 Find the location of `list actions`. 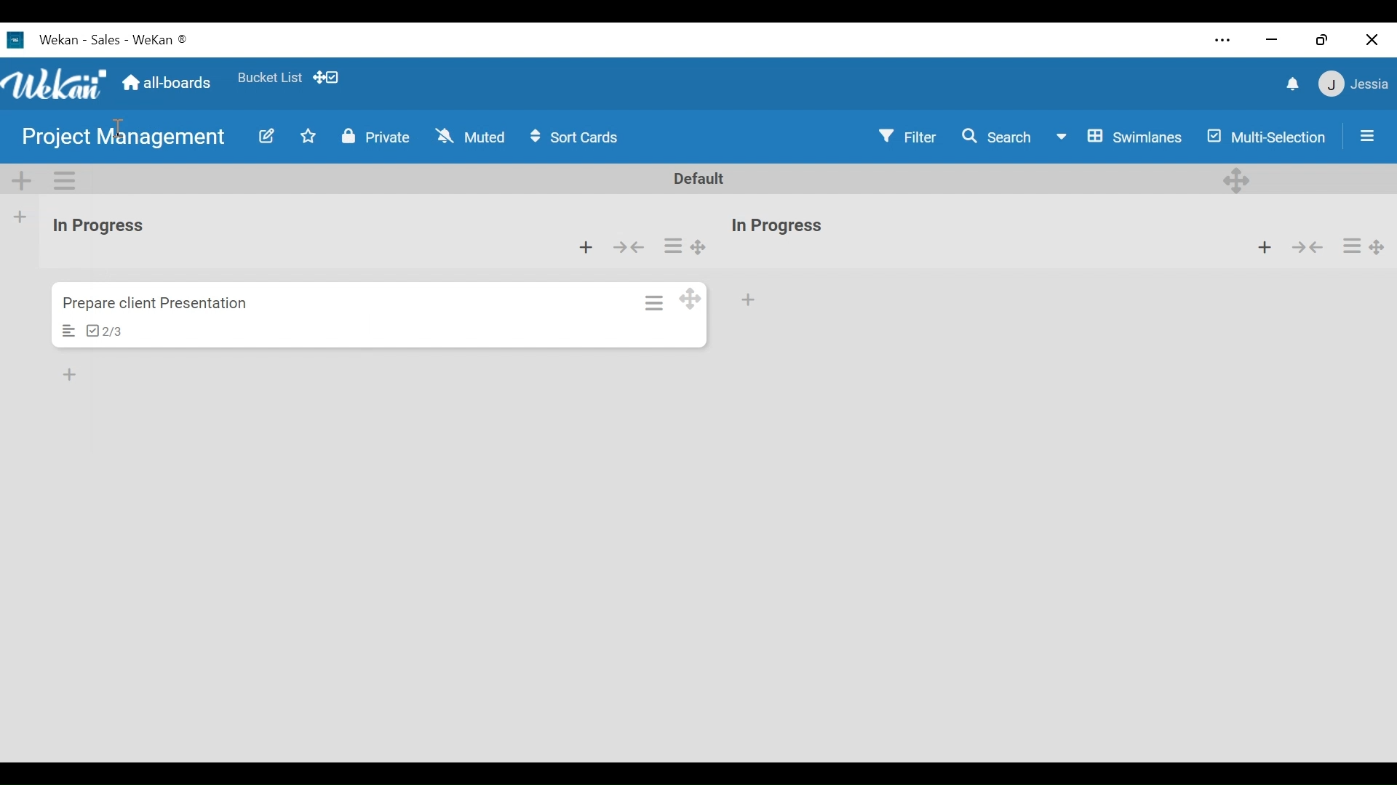

list actions is located at coordinates (1353, 246).